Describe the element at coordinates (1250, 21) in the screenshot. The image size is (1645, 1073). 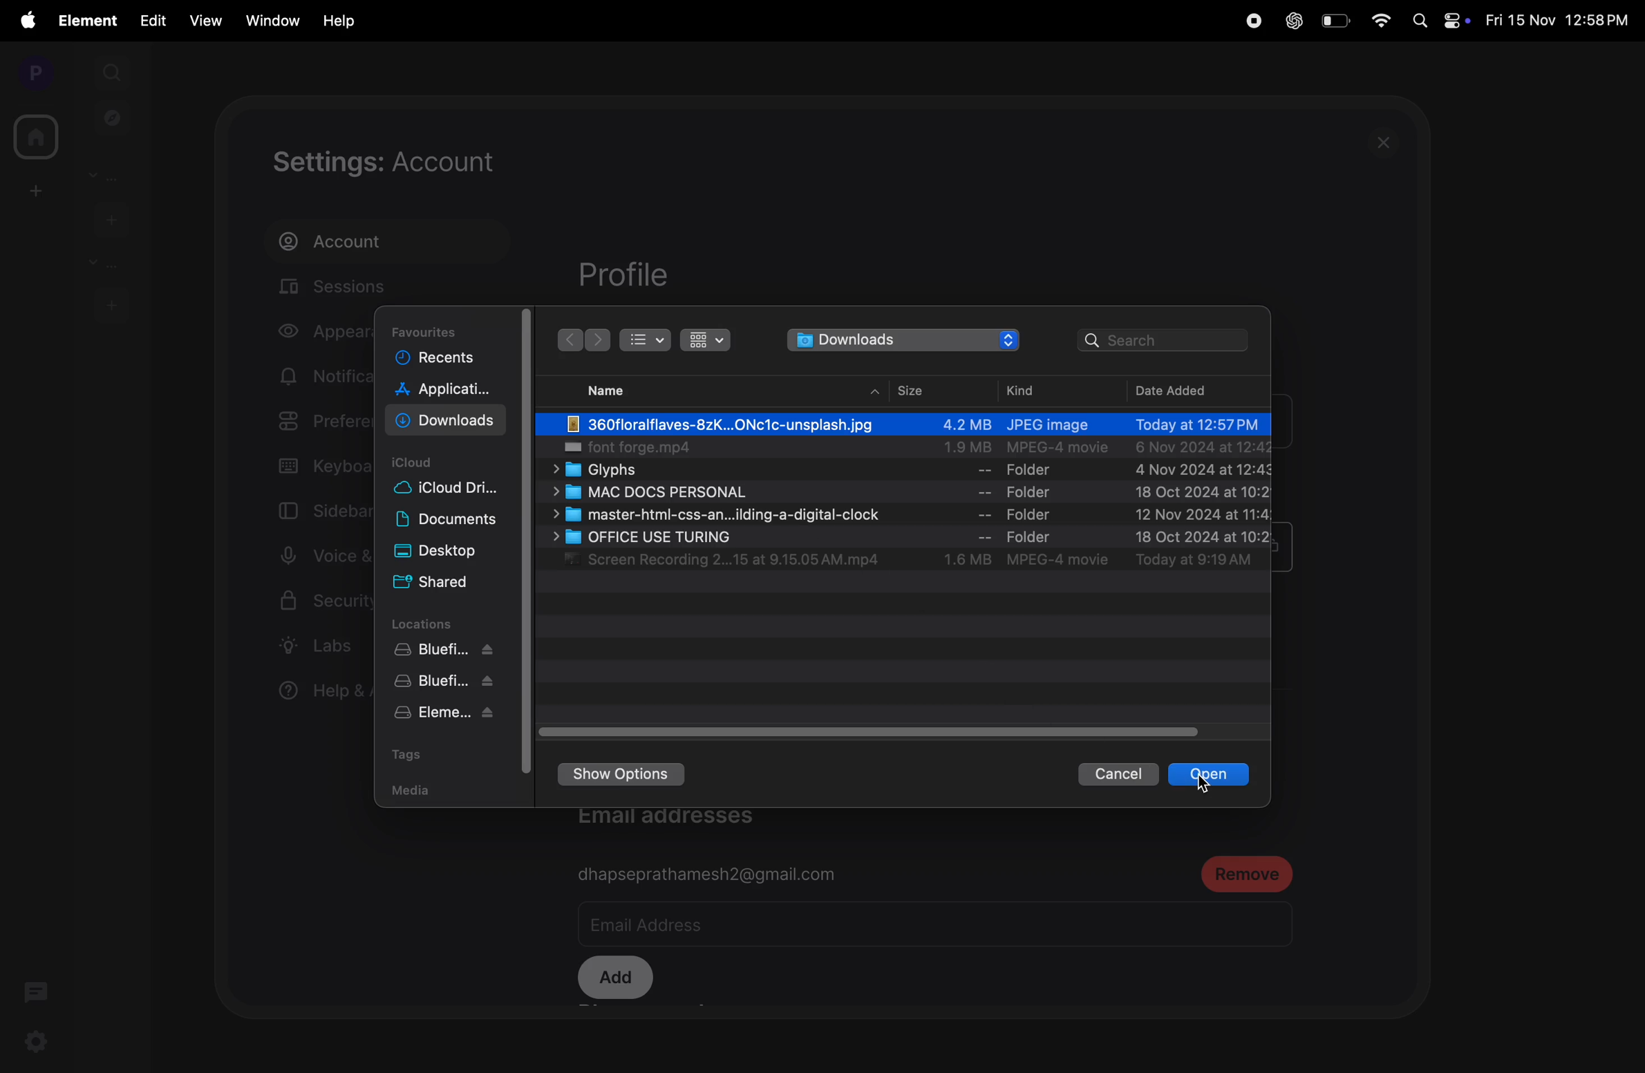
I see `record` at that location.